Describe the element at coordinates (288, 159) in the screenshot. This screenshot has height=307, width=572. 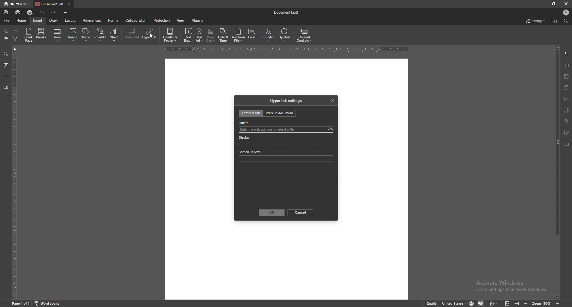
I see `screentip text input` at that location.